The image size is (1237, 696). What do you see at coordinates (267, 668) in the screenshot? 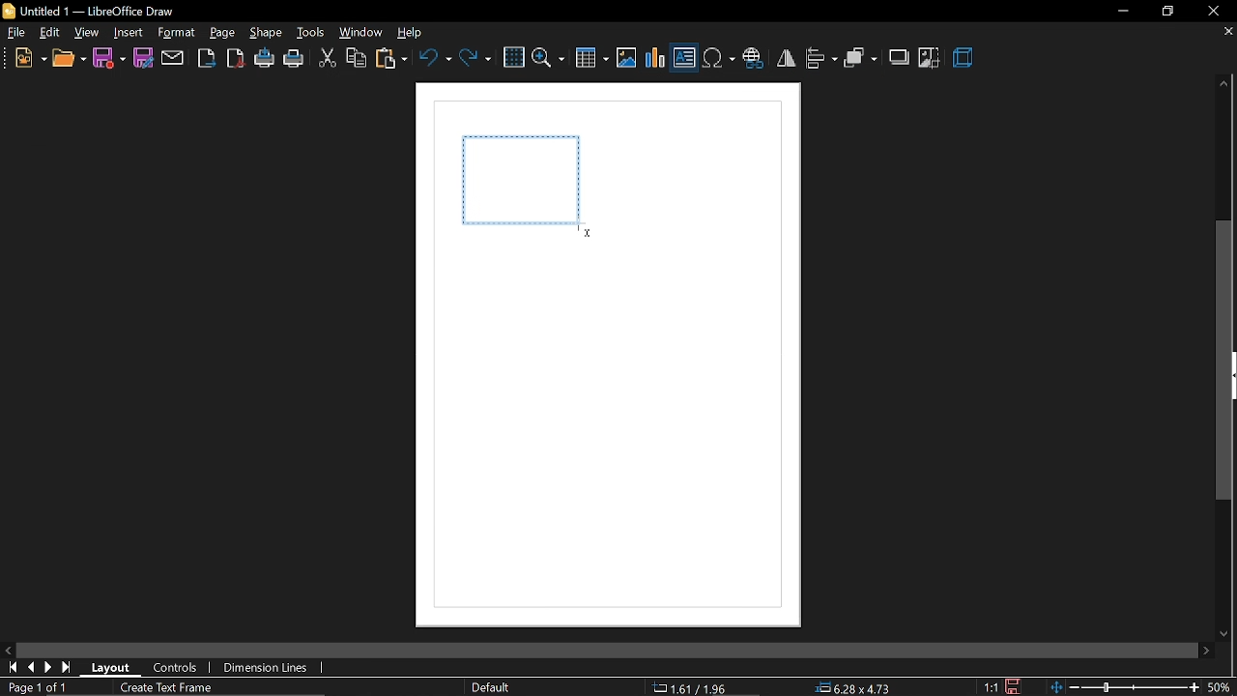
I see `dimension lines` at bounding box center [267, 668].